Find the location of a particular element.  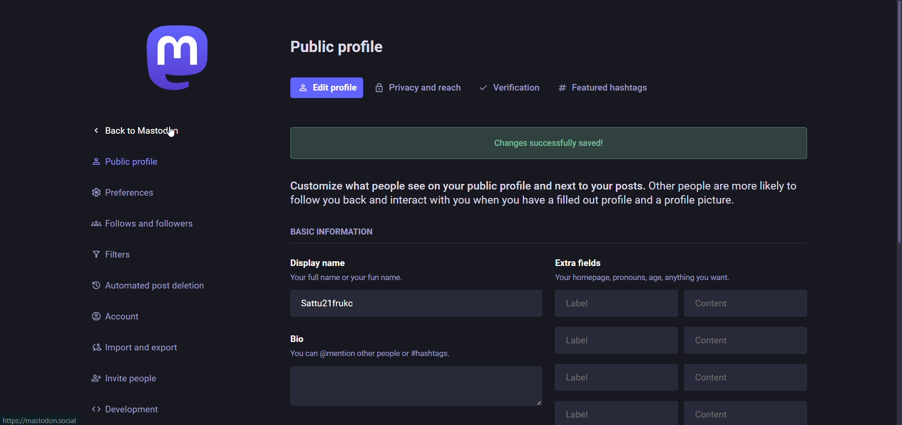

Your full name or your fun name. is located at coordinates (349, 280).